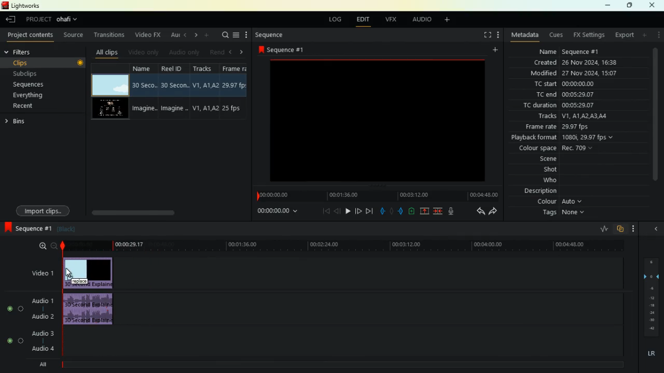 This screenshot has width=664, height=373. I want to click on 26 Nov 2024 16:38, so click(592, 63).